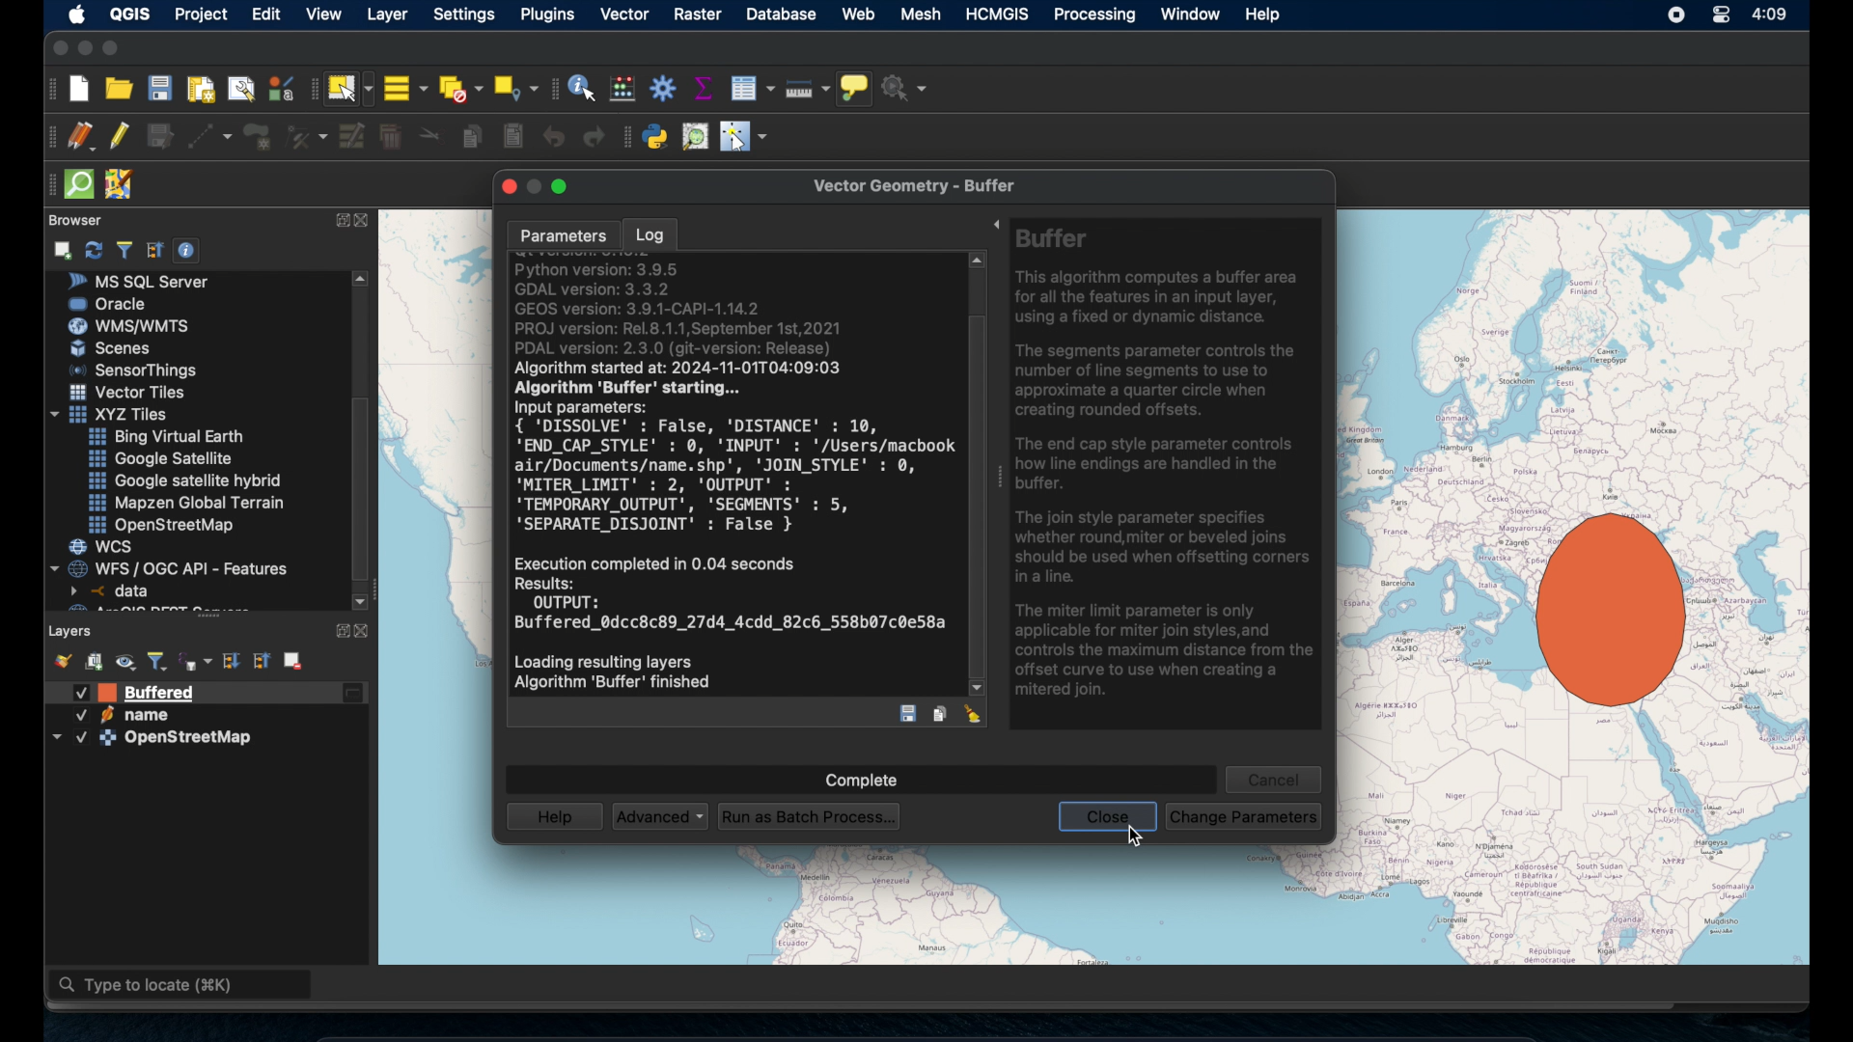  Describe the element at coordinates (977, 493) in the screenshot. I see `scroll box` at that location.